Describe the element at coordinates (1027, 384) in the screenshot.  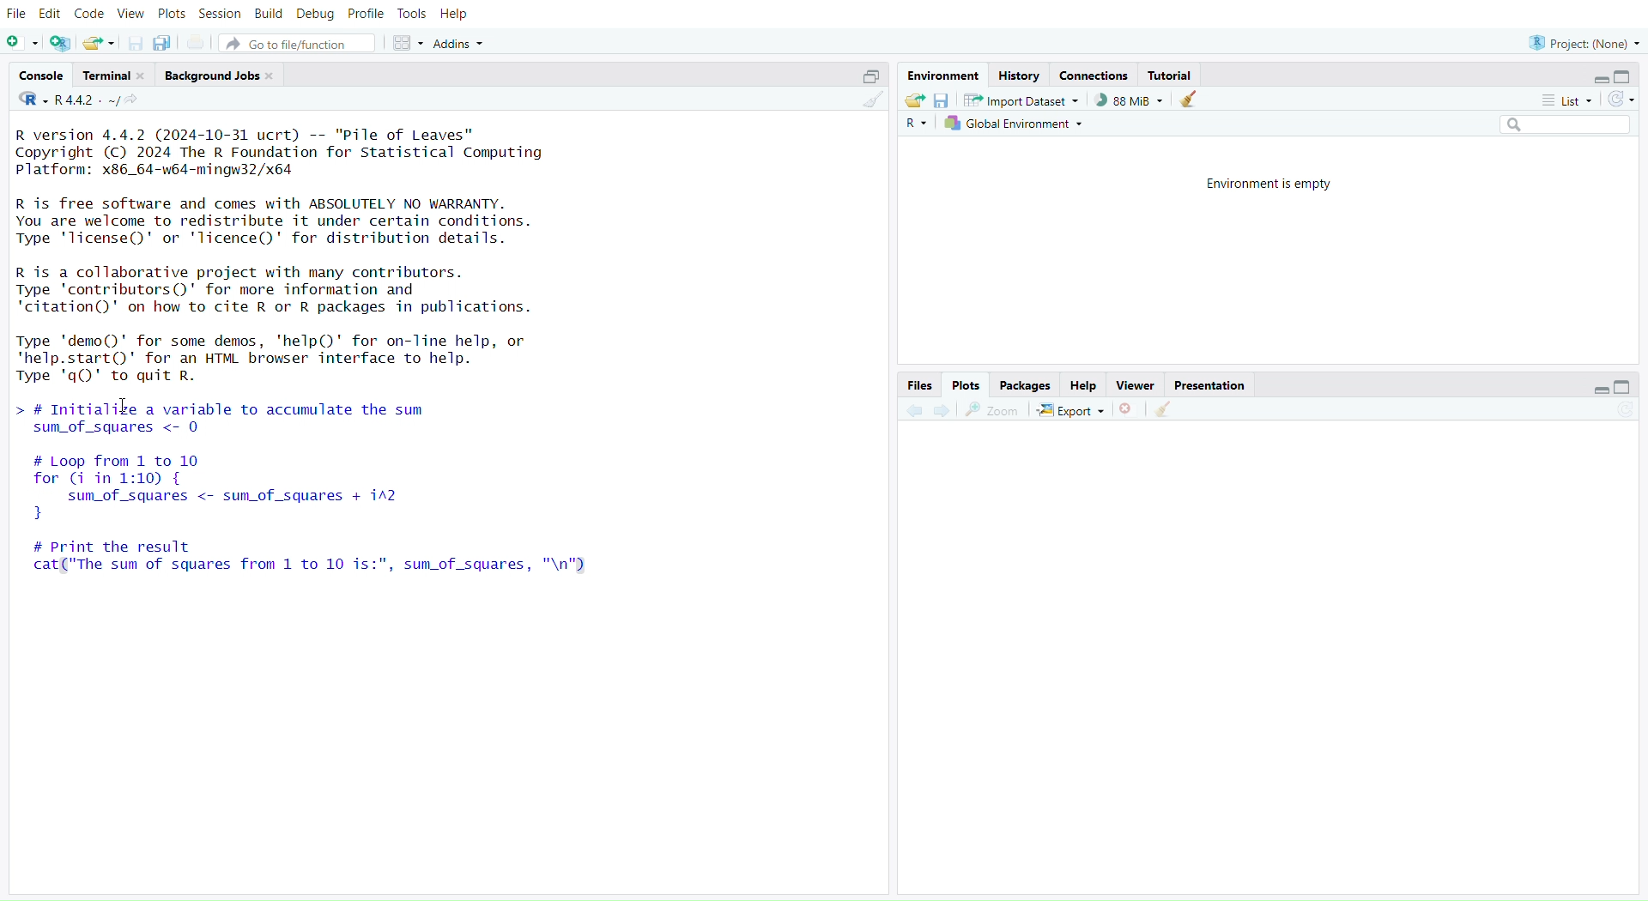
I see `packages` at that location.